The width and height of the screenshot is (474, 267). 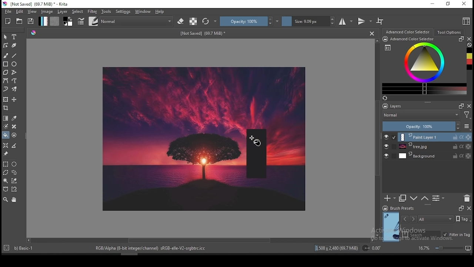 What do you see at coordinates (6, 118) in the screenshot?
I see `gradient tool` at bounding box center [6, 118].